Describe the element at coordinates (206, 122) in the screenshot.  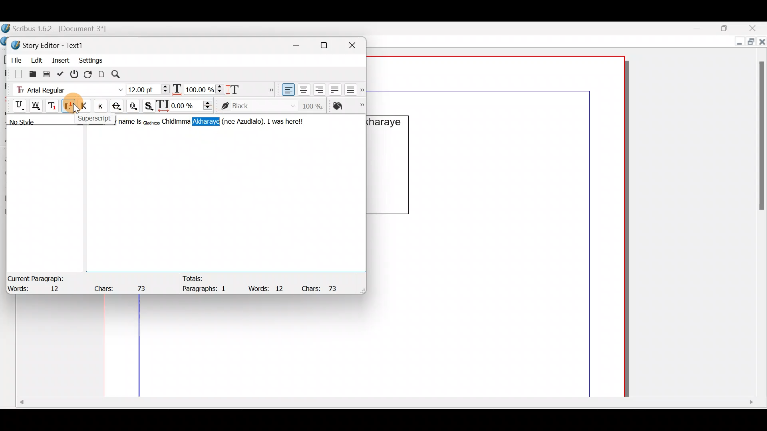
I see `Akharaye` at that location.